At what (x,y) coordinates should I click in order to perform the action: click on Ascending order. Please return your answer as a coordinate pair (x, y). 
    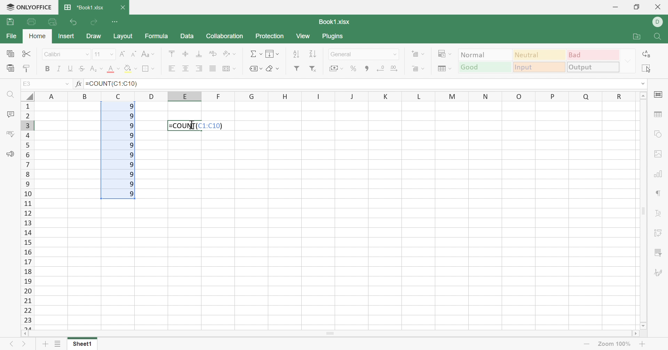
    Looking at the image, I should click on (296, 55).